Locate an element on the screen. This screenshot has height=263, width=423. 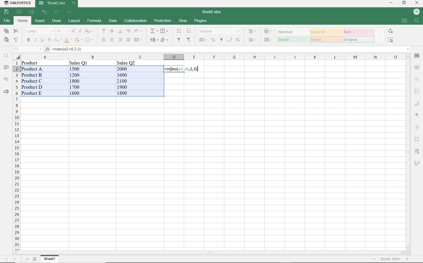
input is located at coordinates (326, 39).